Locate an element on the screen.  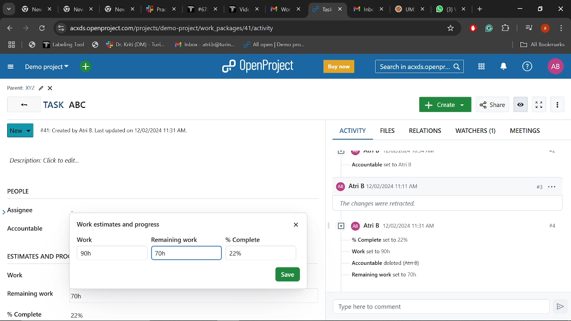
People is located at coordinates (28, 191).